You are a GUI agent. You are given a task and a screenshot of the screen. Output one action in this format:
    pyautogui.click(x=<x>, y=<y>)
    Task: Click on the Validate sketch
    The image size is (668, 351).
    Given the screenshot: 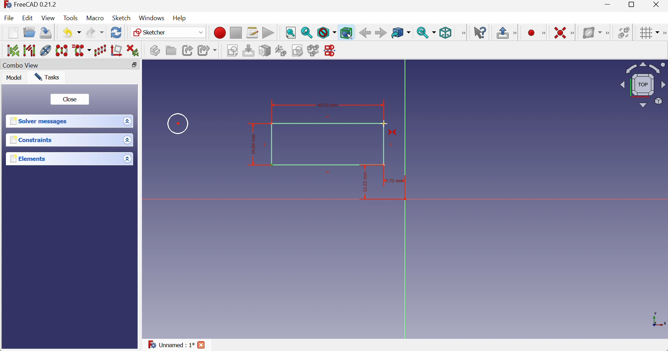 What is the action you would take?
    pyautogui.click(x=298, y=50)
    